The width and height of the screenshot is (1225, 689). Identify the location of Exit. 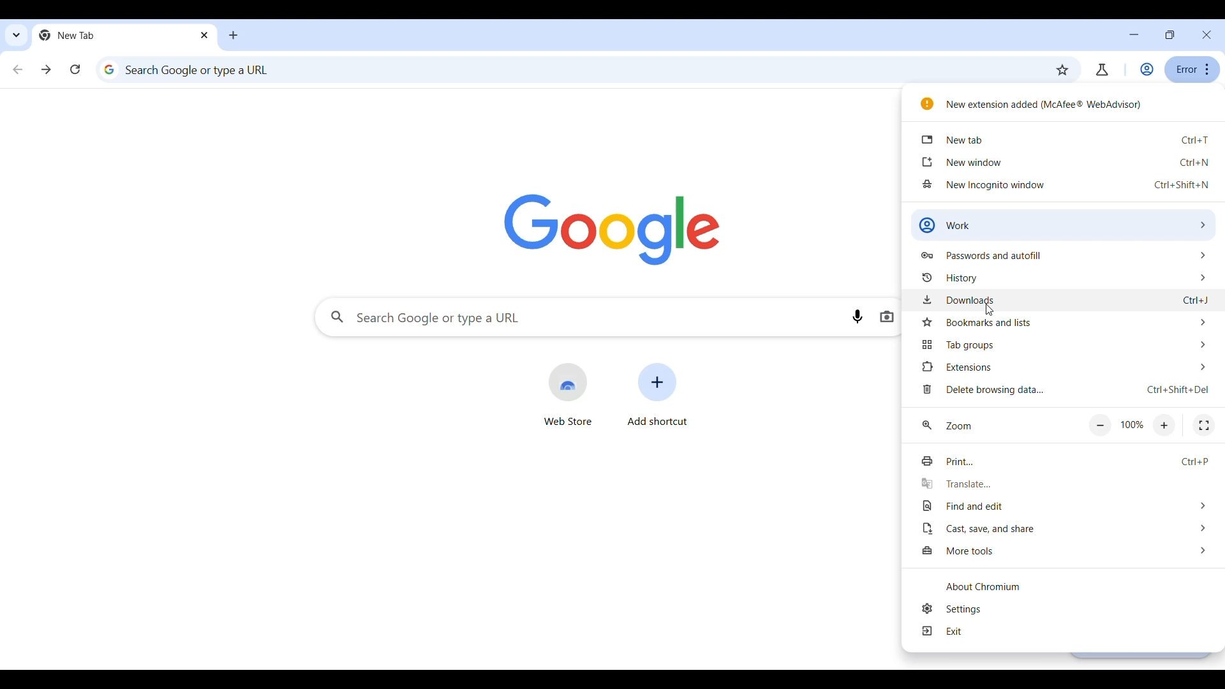
(1062, 631).